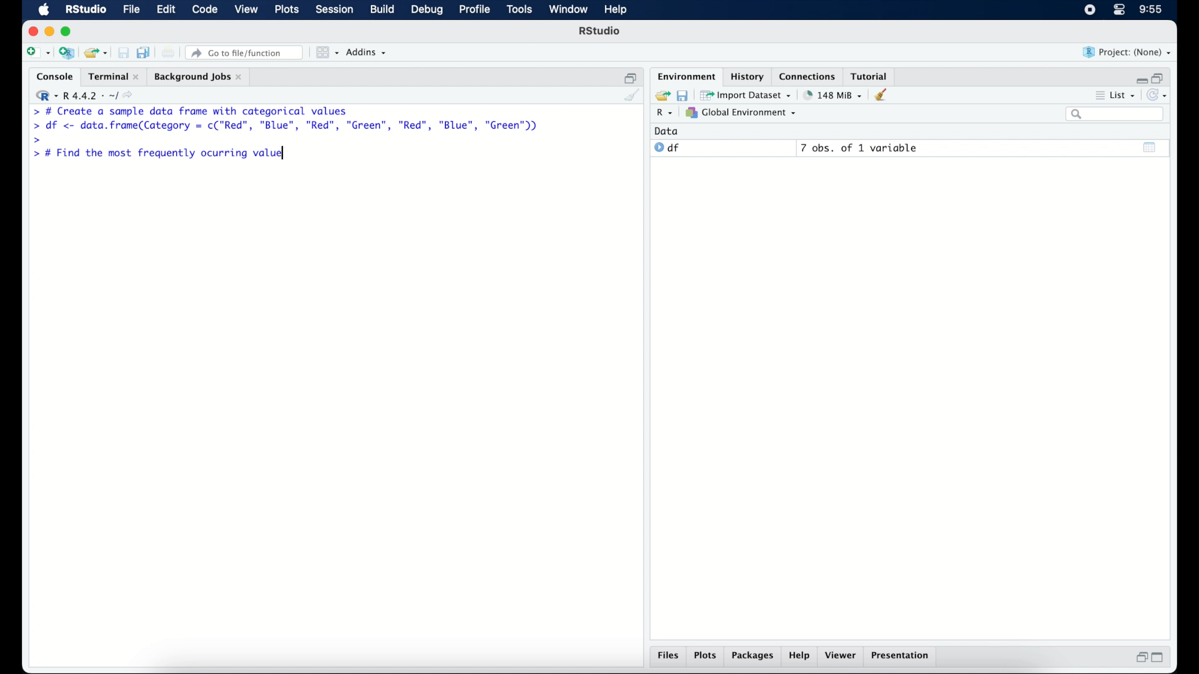  What do you see at coordinates (37, 52) in the screenshot?
I see `new file` at bounding box center [37, 52].